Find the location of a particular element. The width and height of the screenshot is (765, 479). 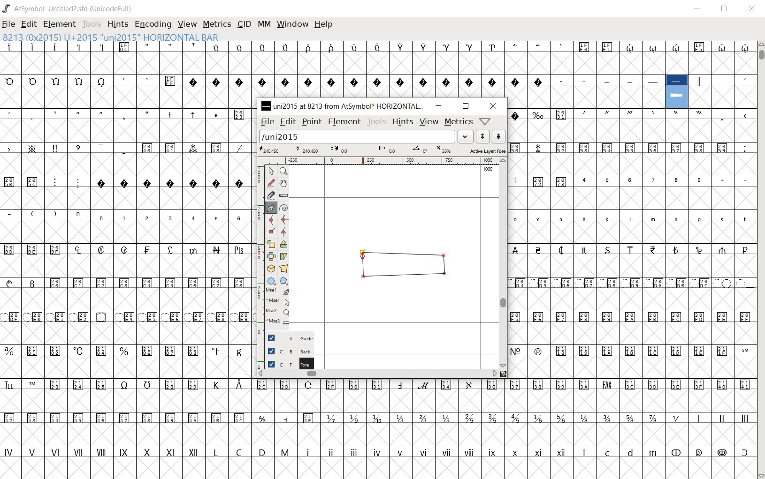

CLOSE is located at coordinates (753, 10).